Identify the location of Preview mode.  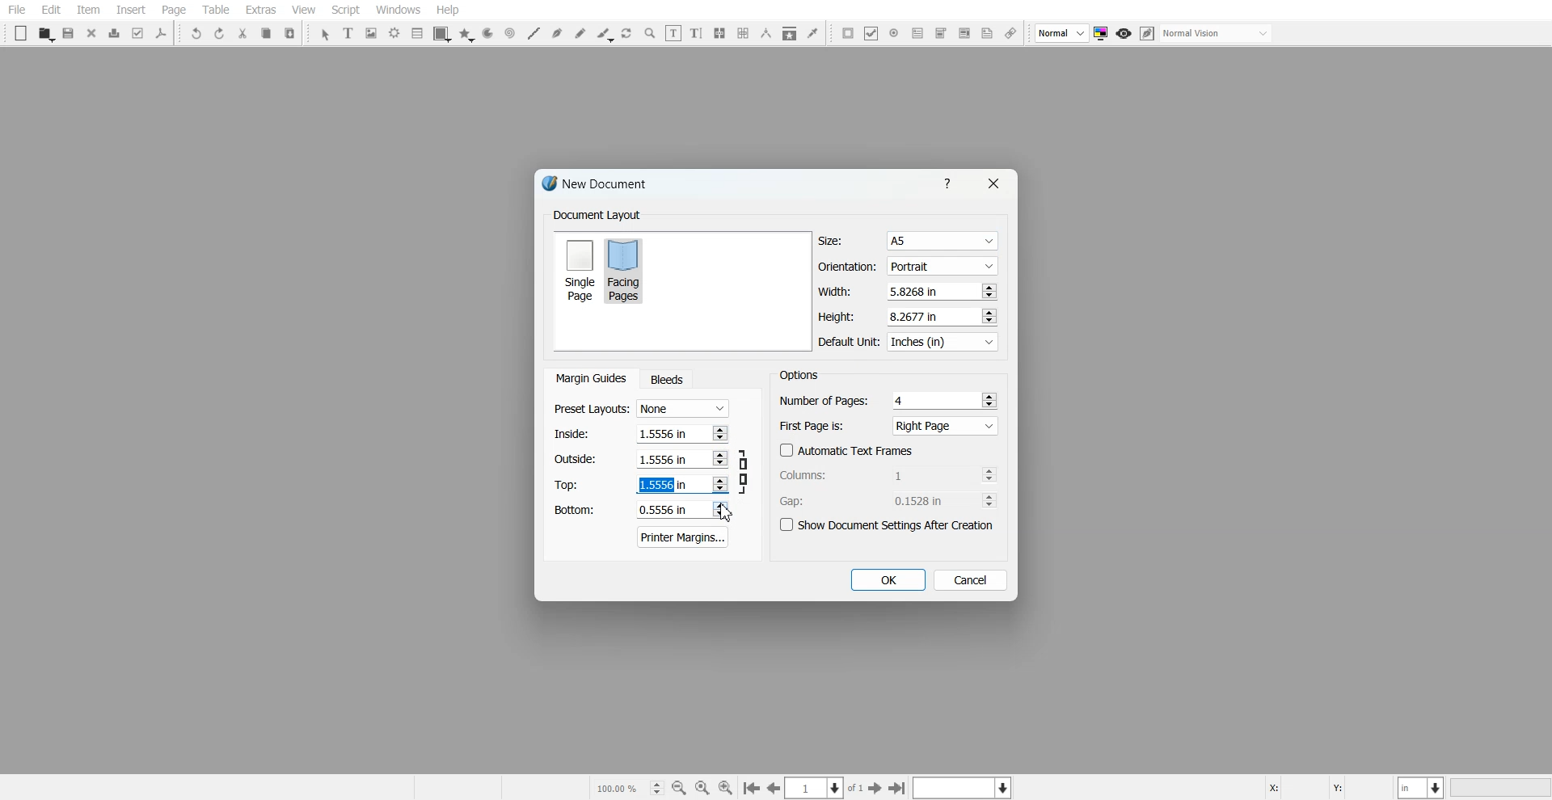
(1124, 34).